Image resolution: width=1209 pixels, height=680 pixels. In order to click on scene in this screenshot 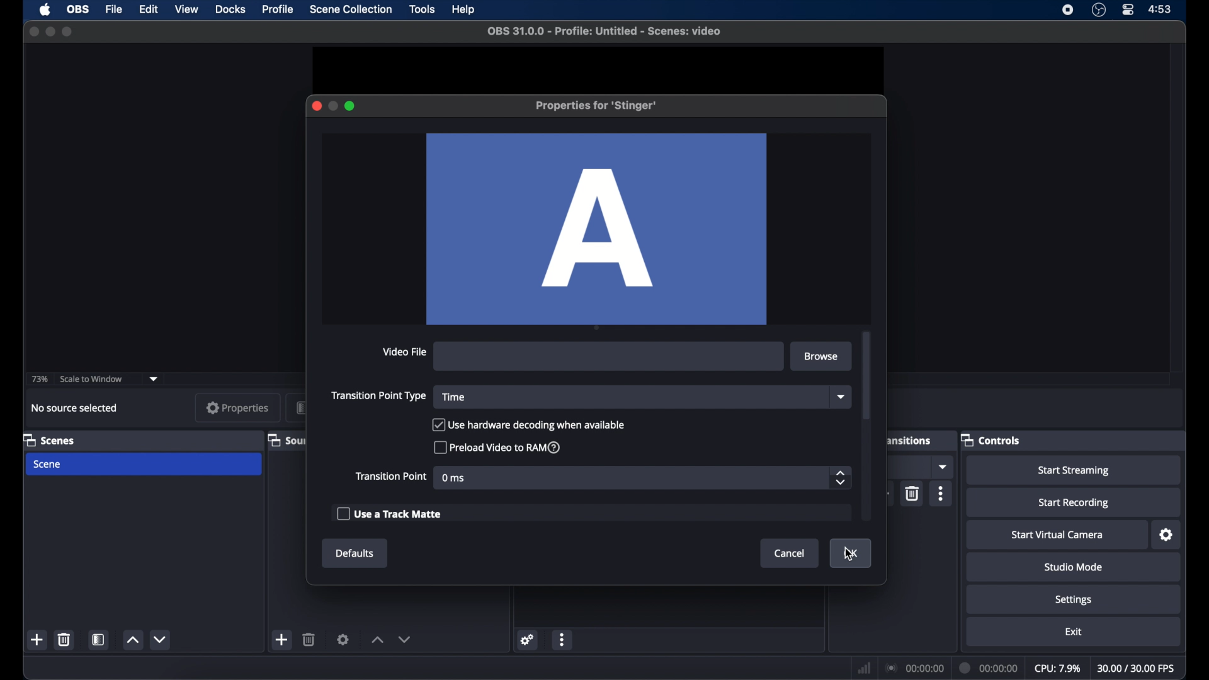, I will do `click(48, 465)`.